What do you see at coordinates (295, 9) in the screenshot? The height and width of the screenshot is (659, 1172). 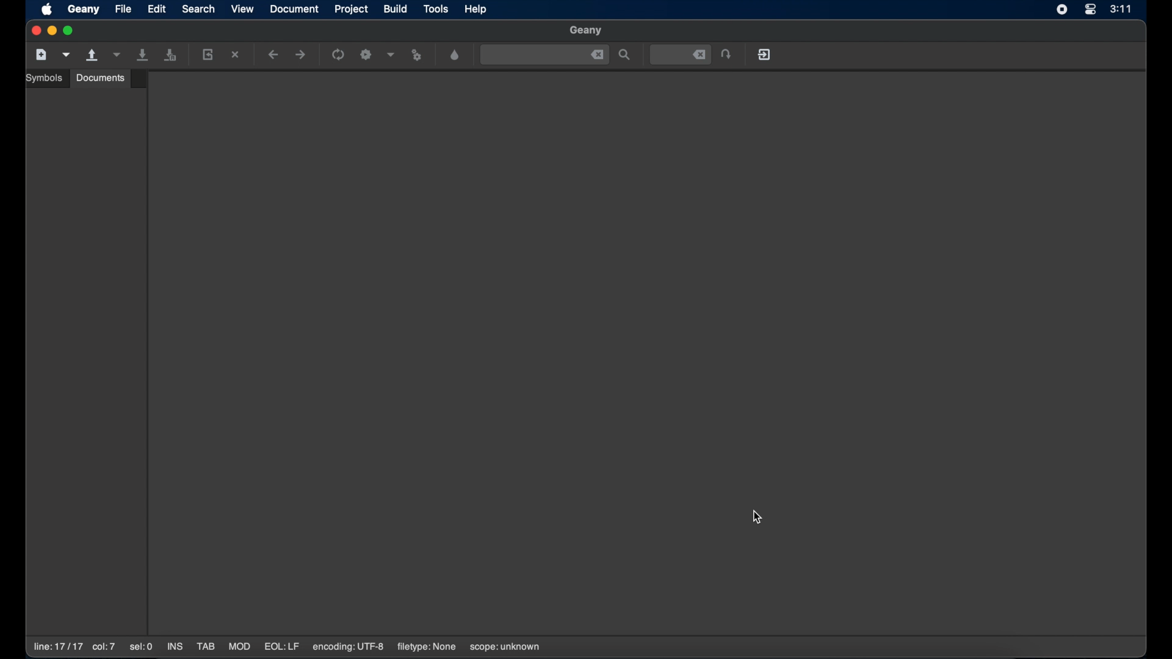 I see `document` at bounding box center [295, 9].